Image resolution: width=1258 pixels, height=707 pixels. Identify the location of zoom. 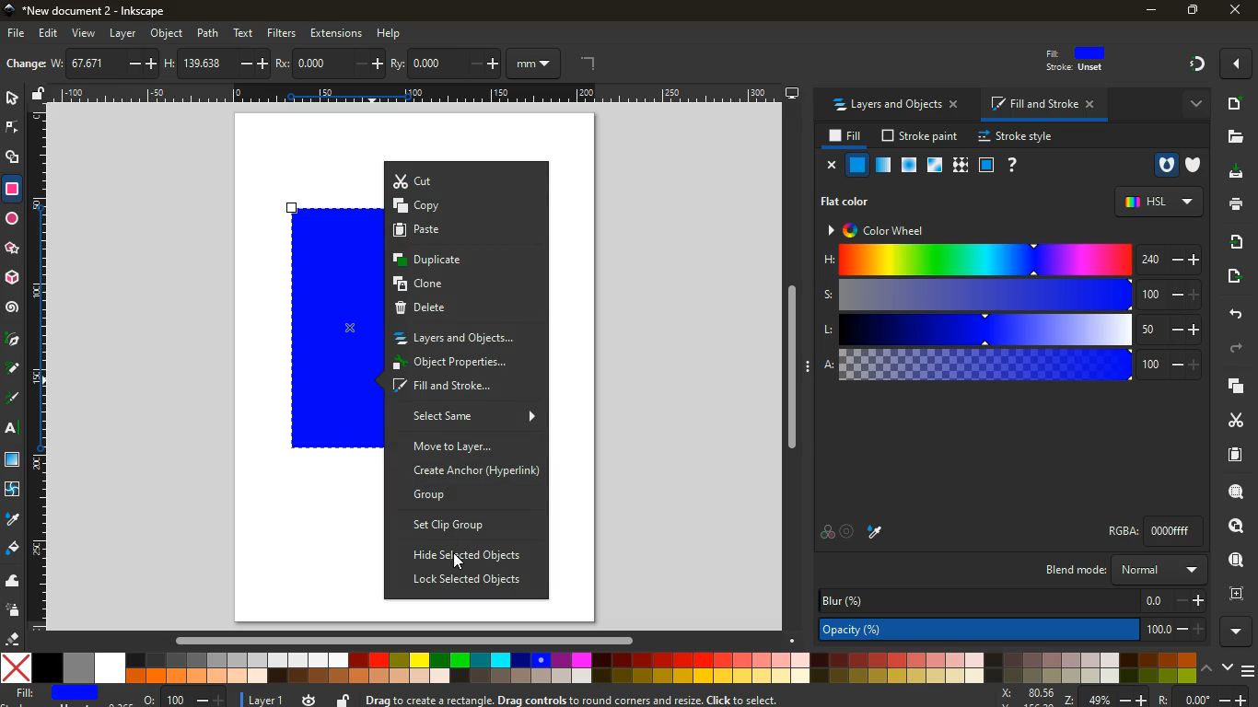
(1124, 696).